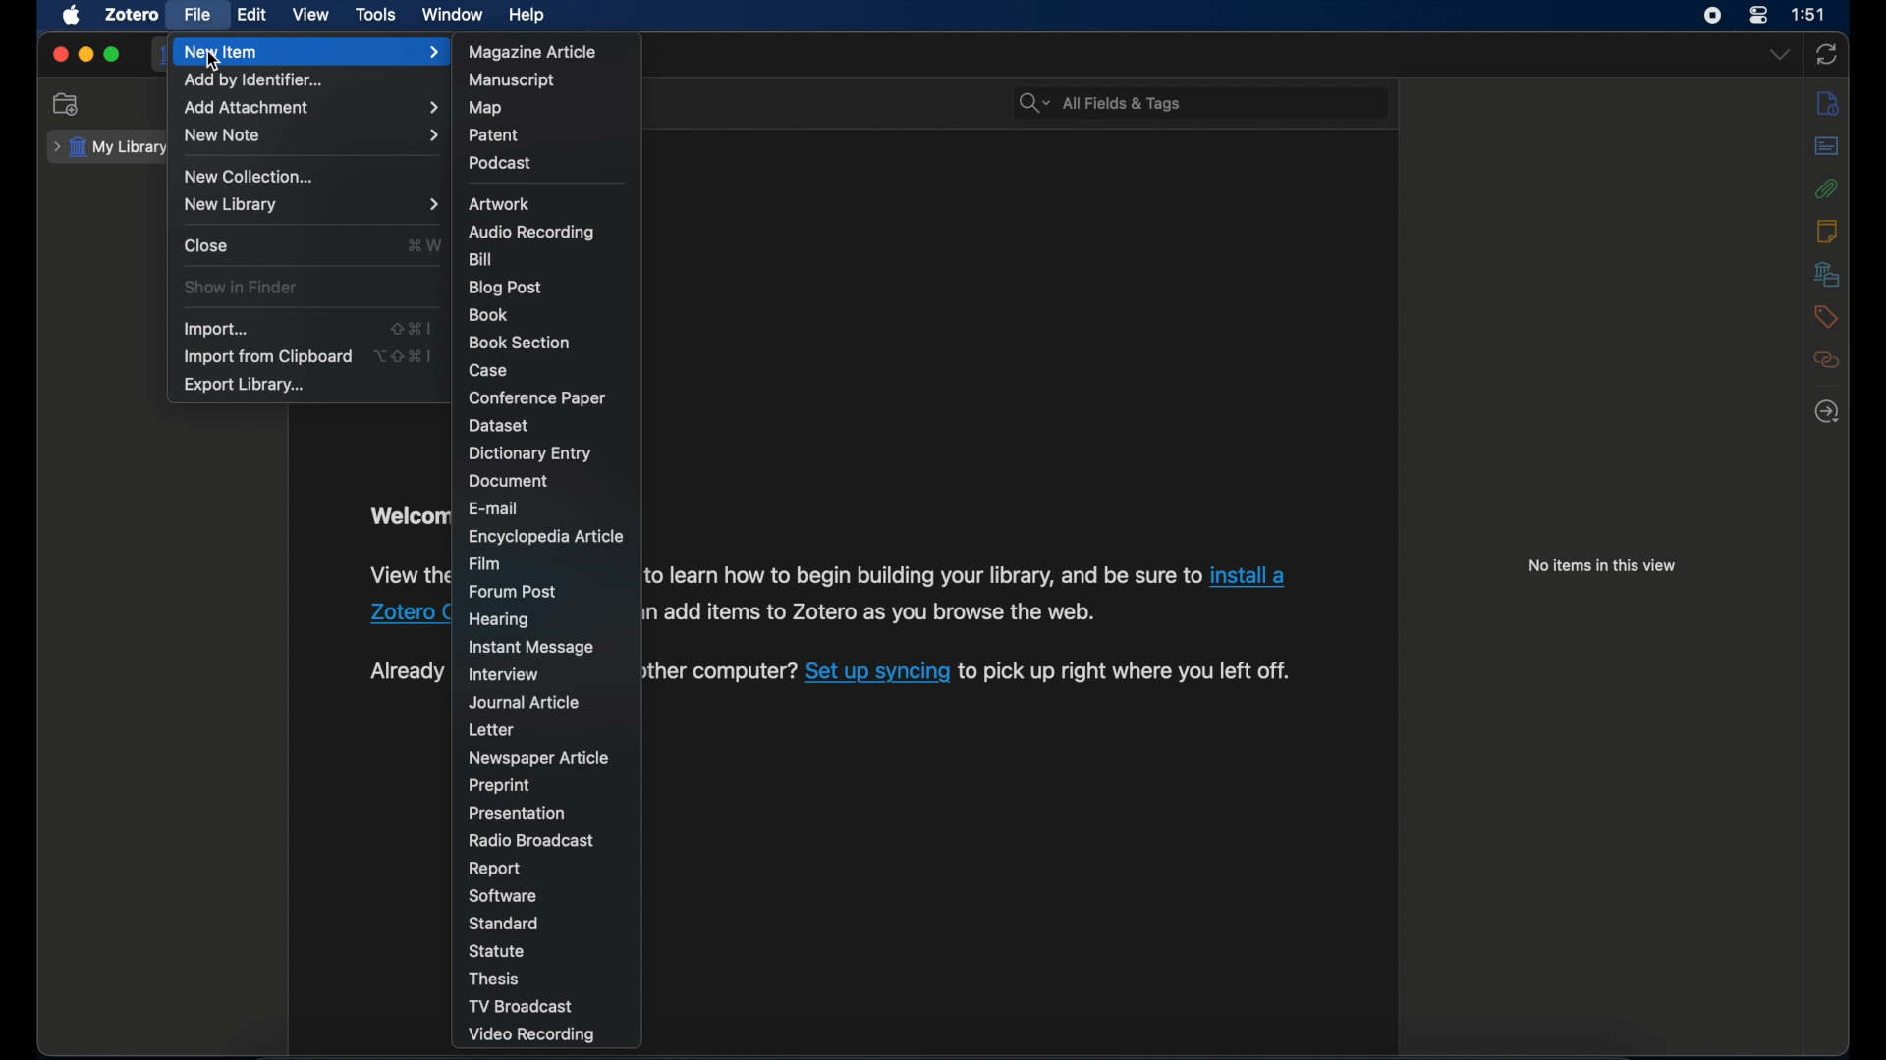  I want to click on new collection, so click(252, 176).